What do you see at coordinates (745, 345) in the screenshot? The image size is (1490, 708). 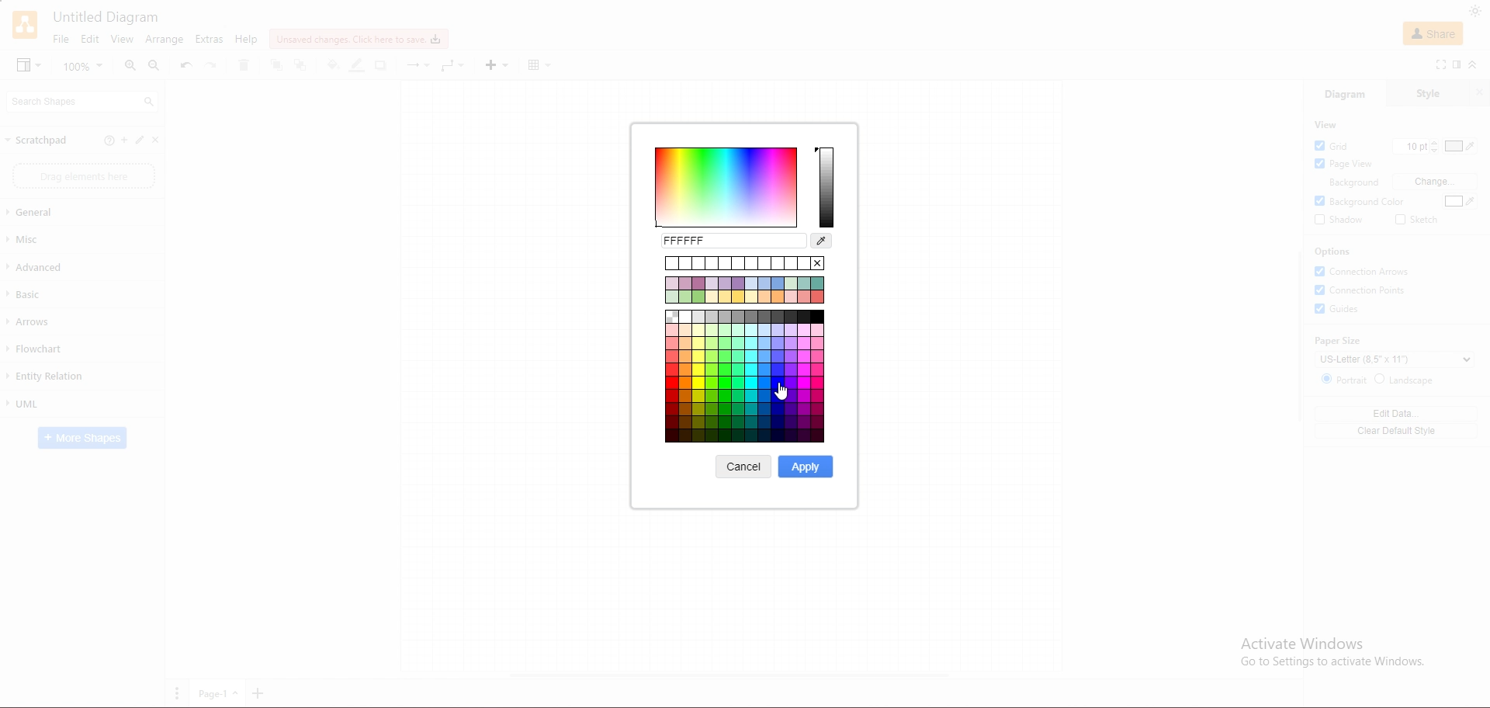 I see `color options` at bounding box center [745, 345].